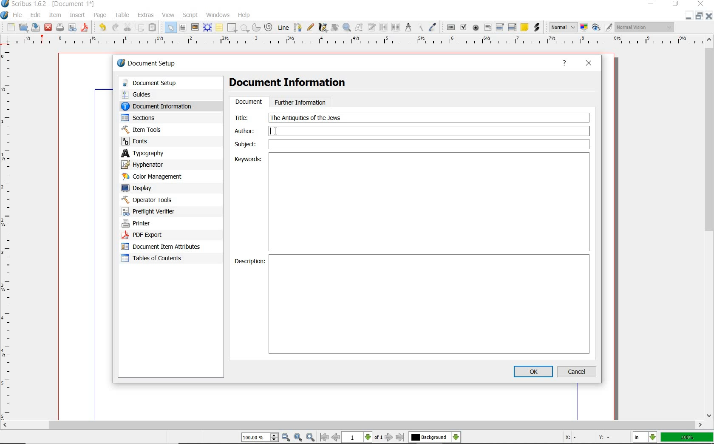 This screenshot has width=714, height=444. Describe the element at coordinates (500, 28) in the screenshot. I see `pdf combo box` at that location.